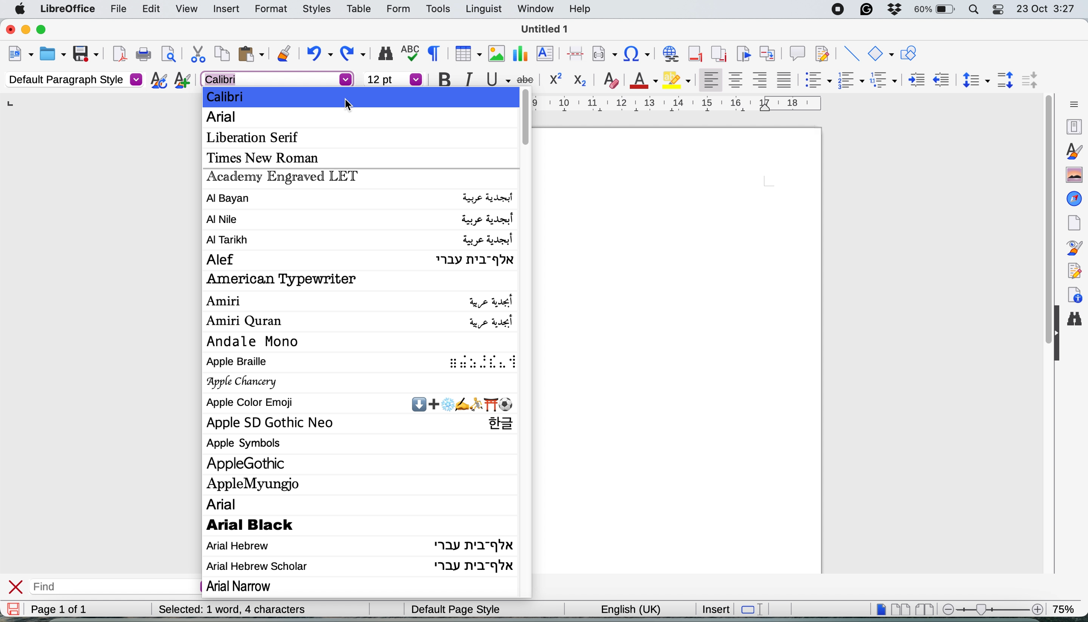 This screenshot has height=622, width=1088. I want to click on spotlight search, so click(973, 10).